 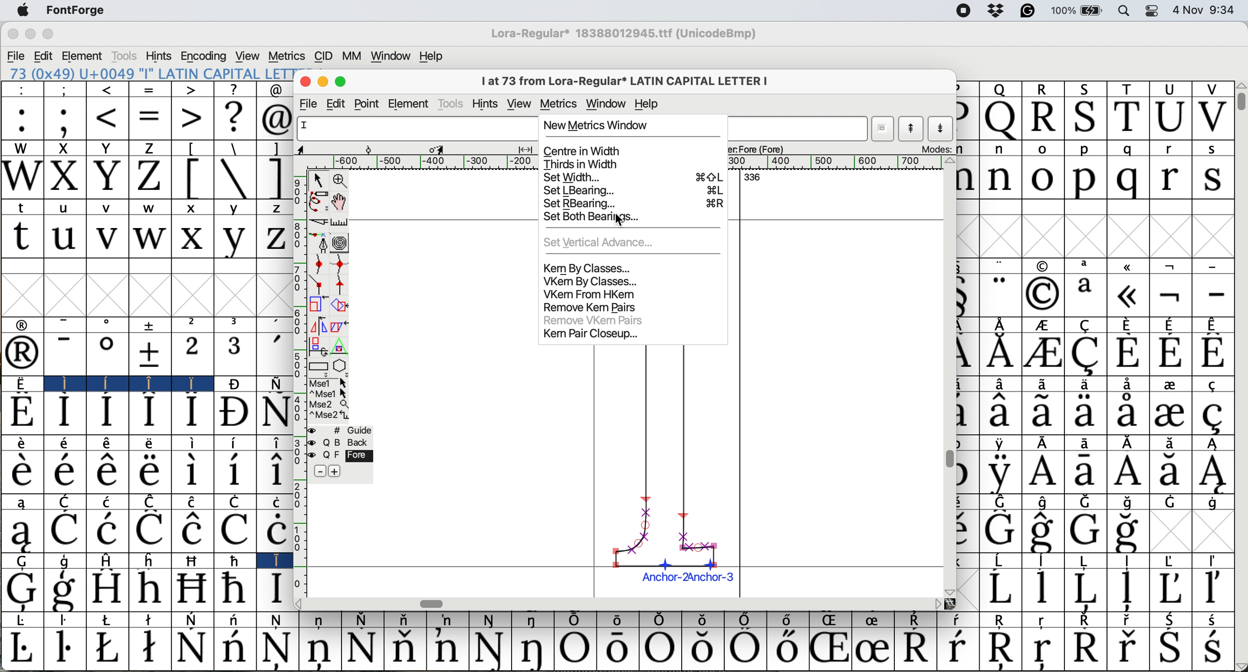 I want to click on control center, so click(x=1154, y=12).